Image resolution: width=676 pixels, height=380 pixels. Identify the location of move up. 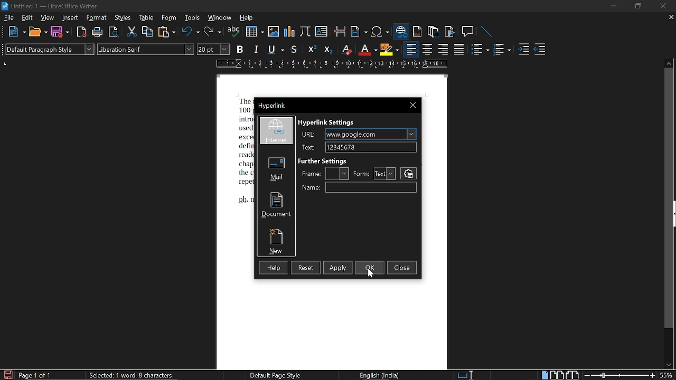
(668, 63).